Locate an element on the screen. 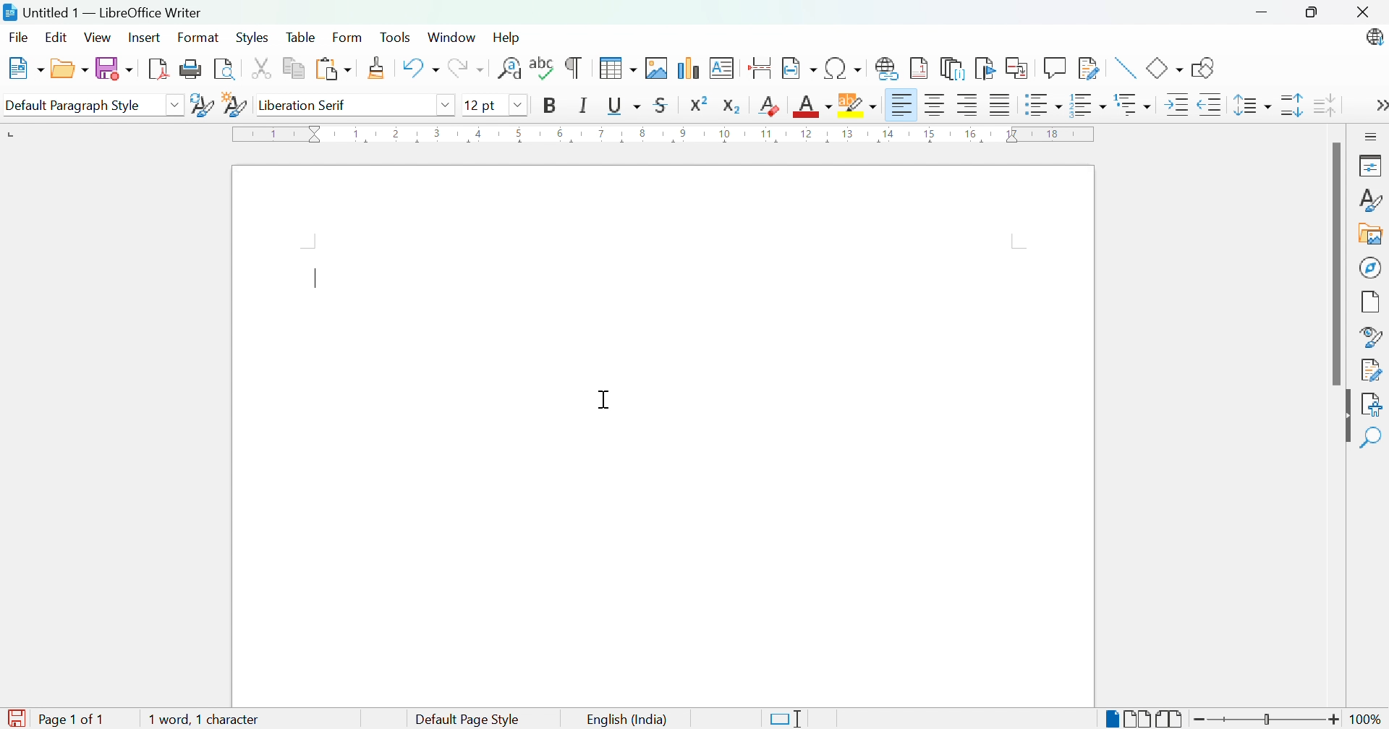  Undo is located at coordinates (420, 67).